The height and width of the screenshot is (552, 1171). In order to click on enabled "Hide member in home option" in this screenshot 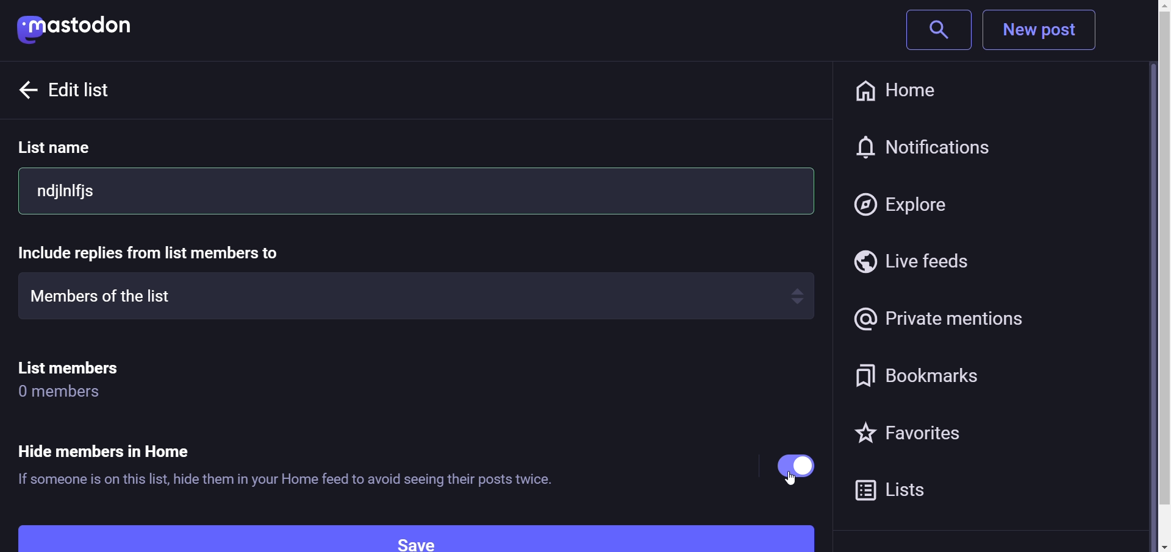, I will do `click(795, 467)`.